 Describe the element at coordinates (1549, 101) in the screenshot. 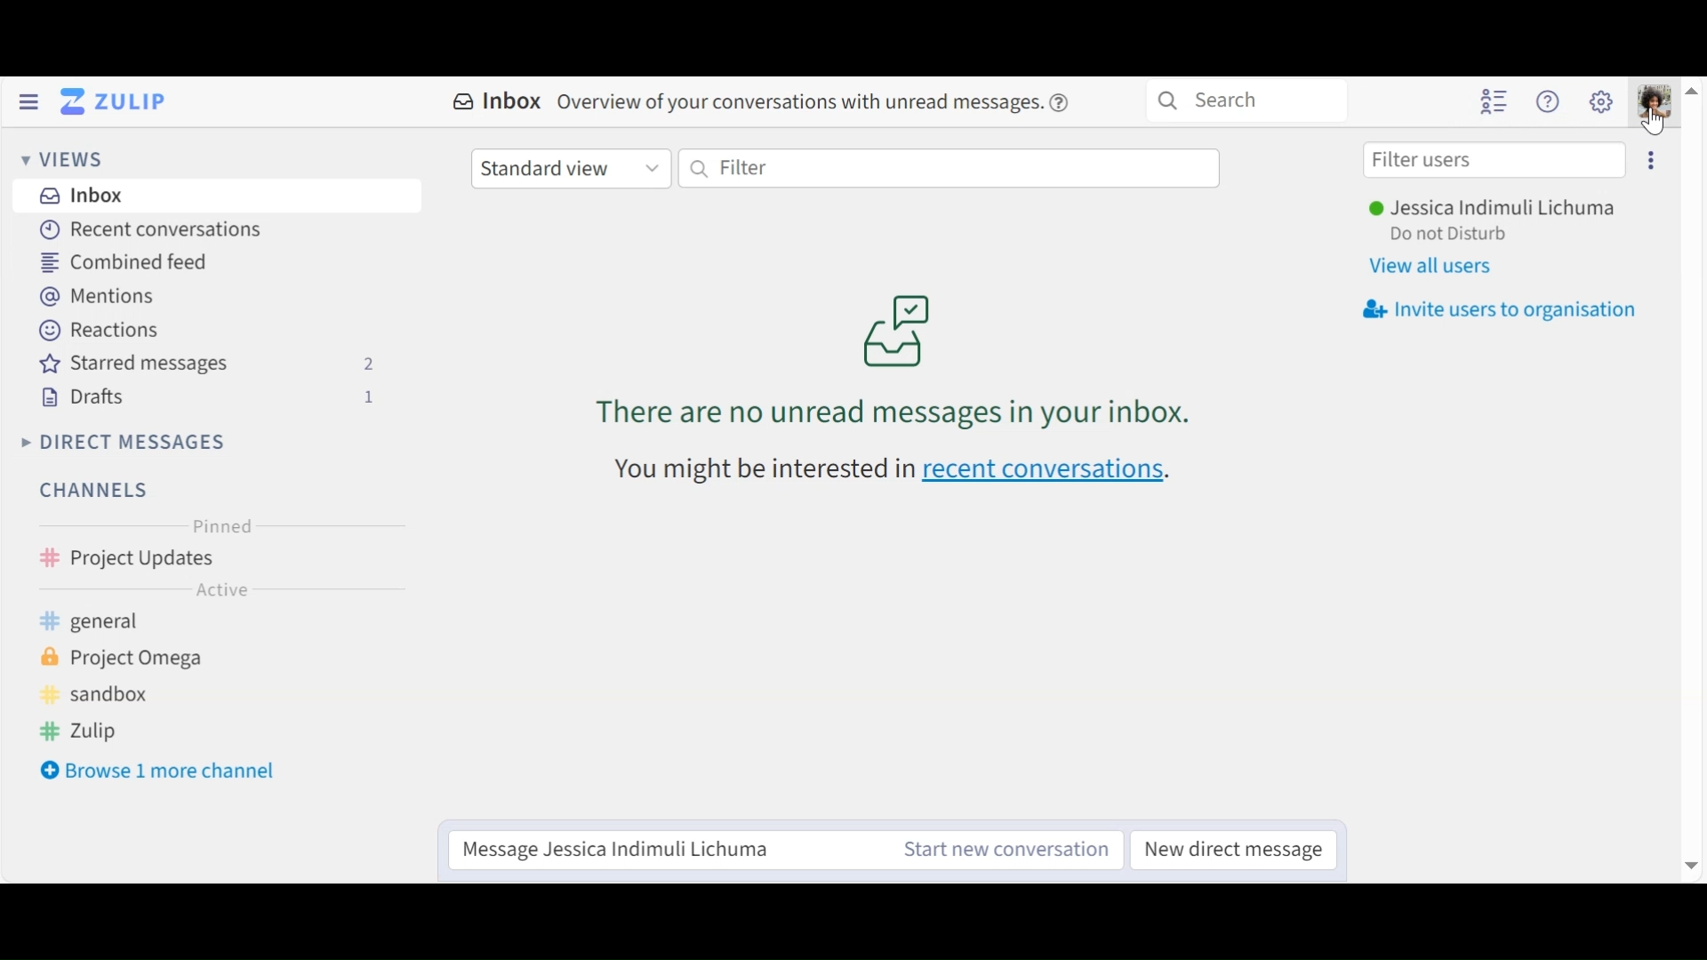

I see `Help menu` at that location.